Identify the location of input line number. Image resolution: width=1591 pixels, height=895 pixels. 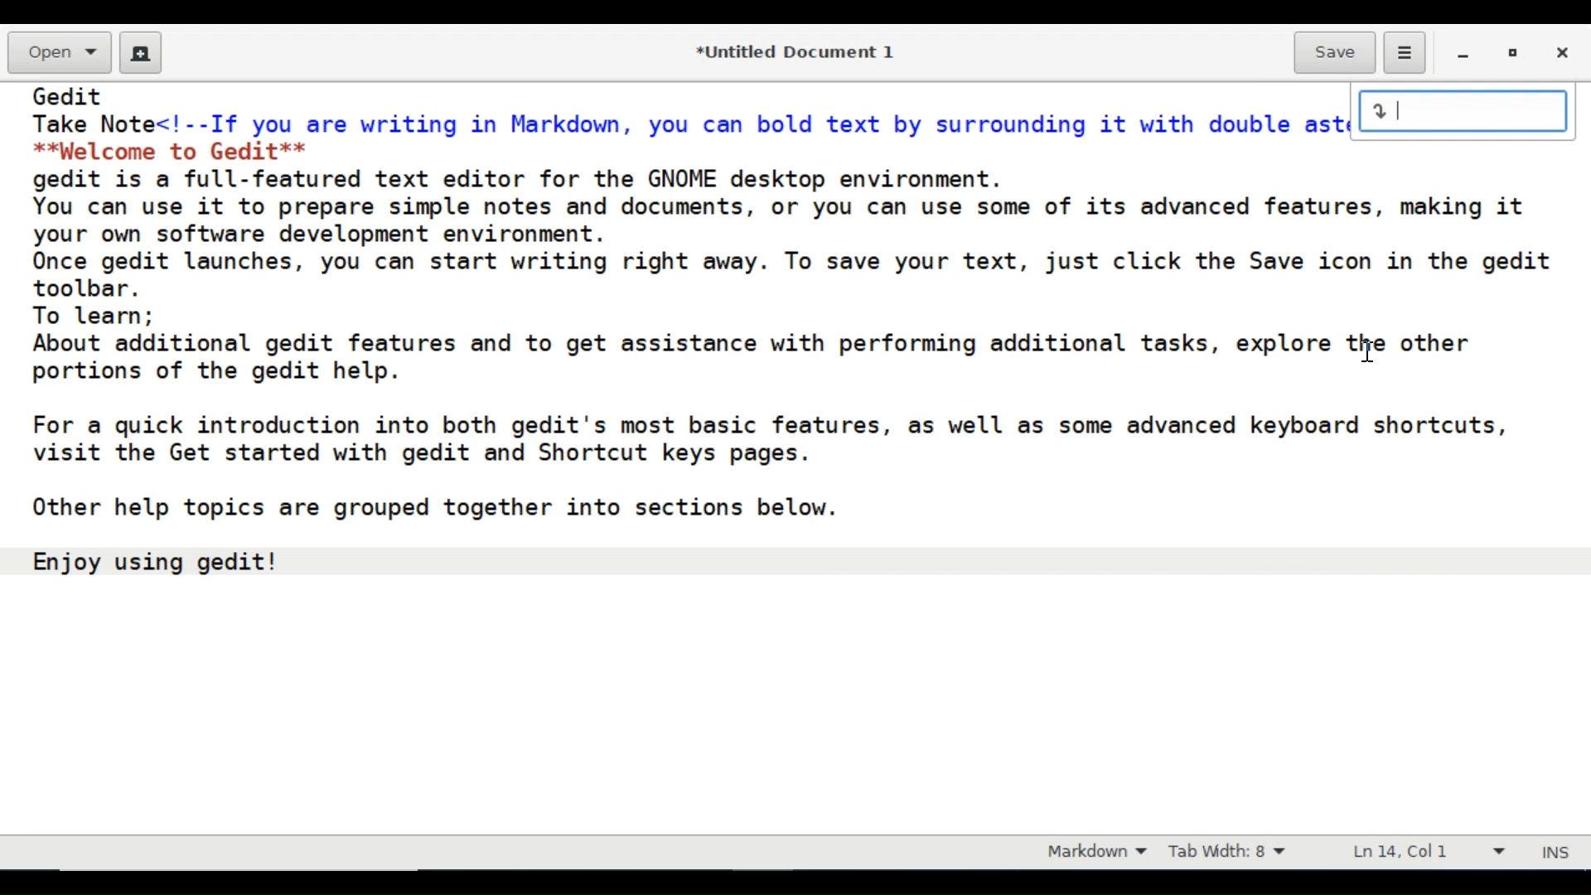
(1464, 111).